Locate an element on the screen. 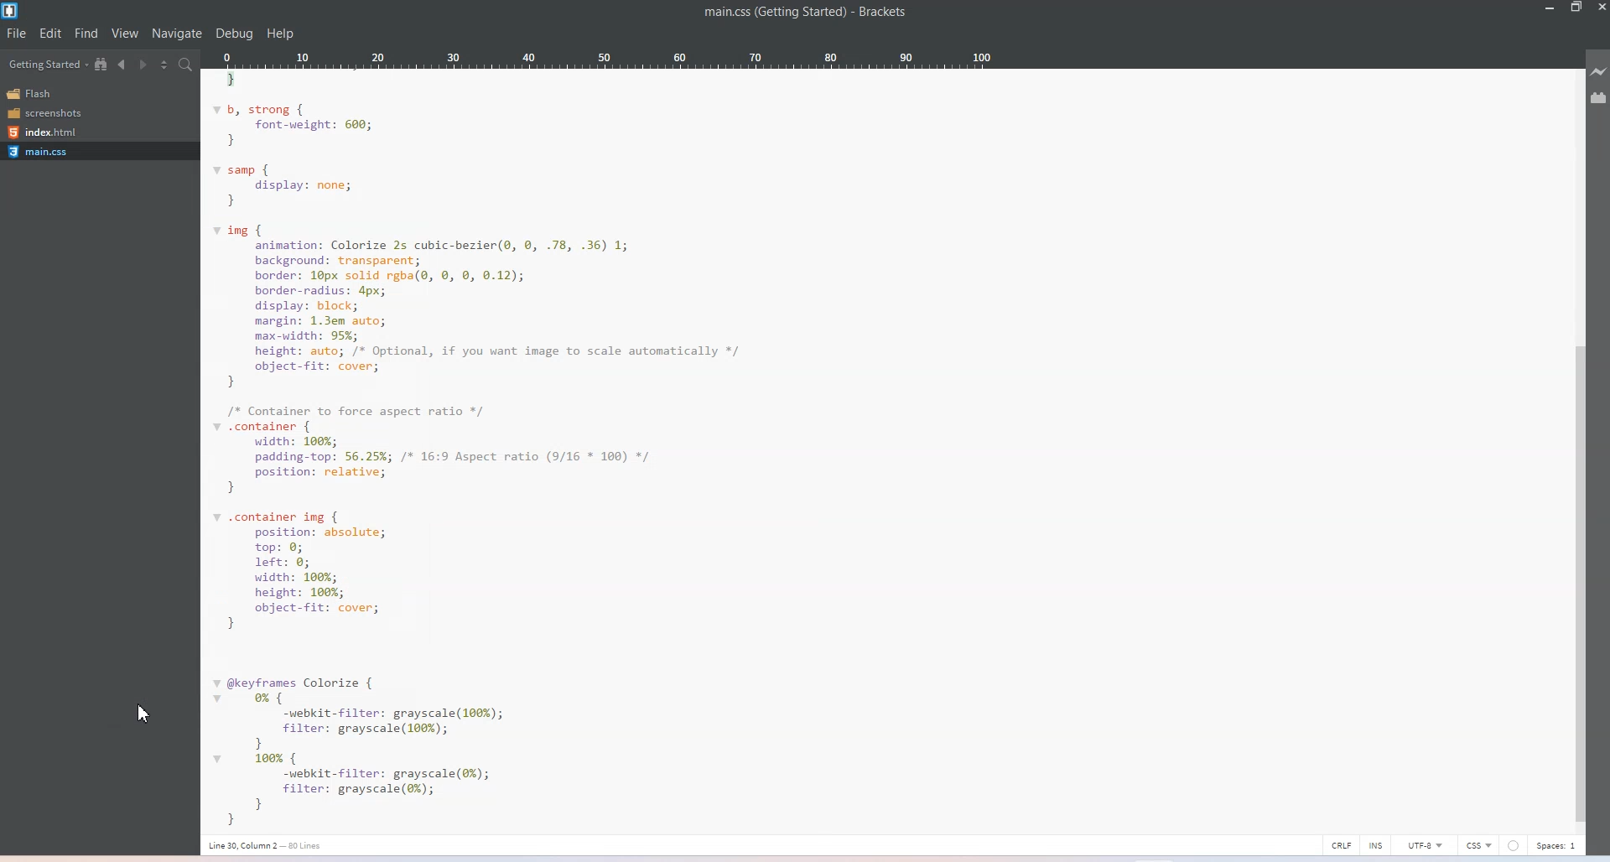  Minimize is located at coordinates (1550, 8).